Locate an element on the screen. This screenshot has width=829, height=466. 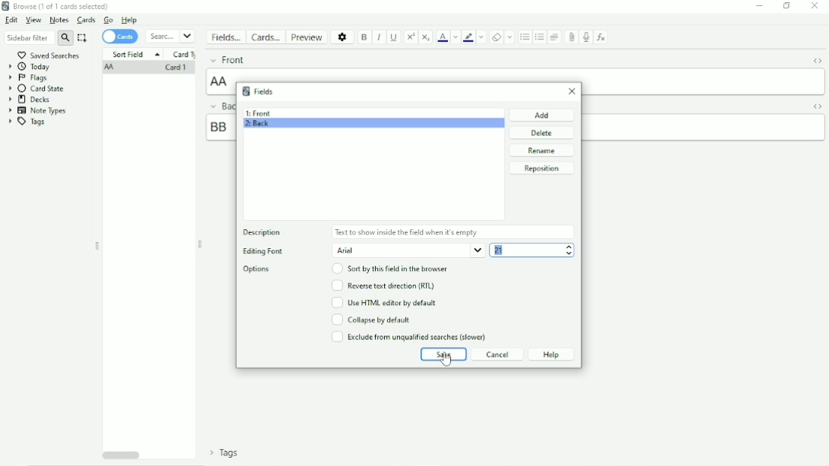
Back is located at coordinates (219, 105).